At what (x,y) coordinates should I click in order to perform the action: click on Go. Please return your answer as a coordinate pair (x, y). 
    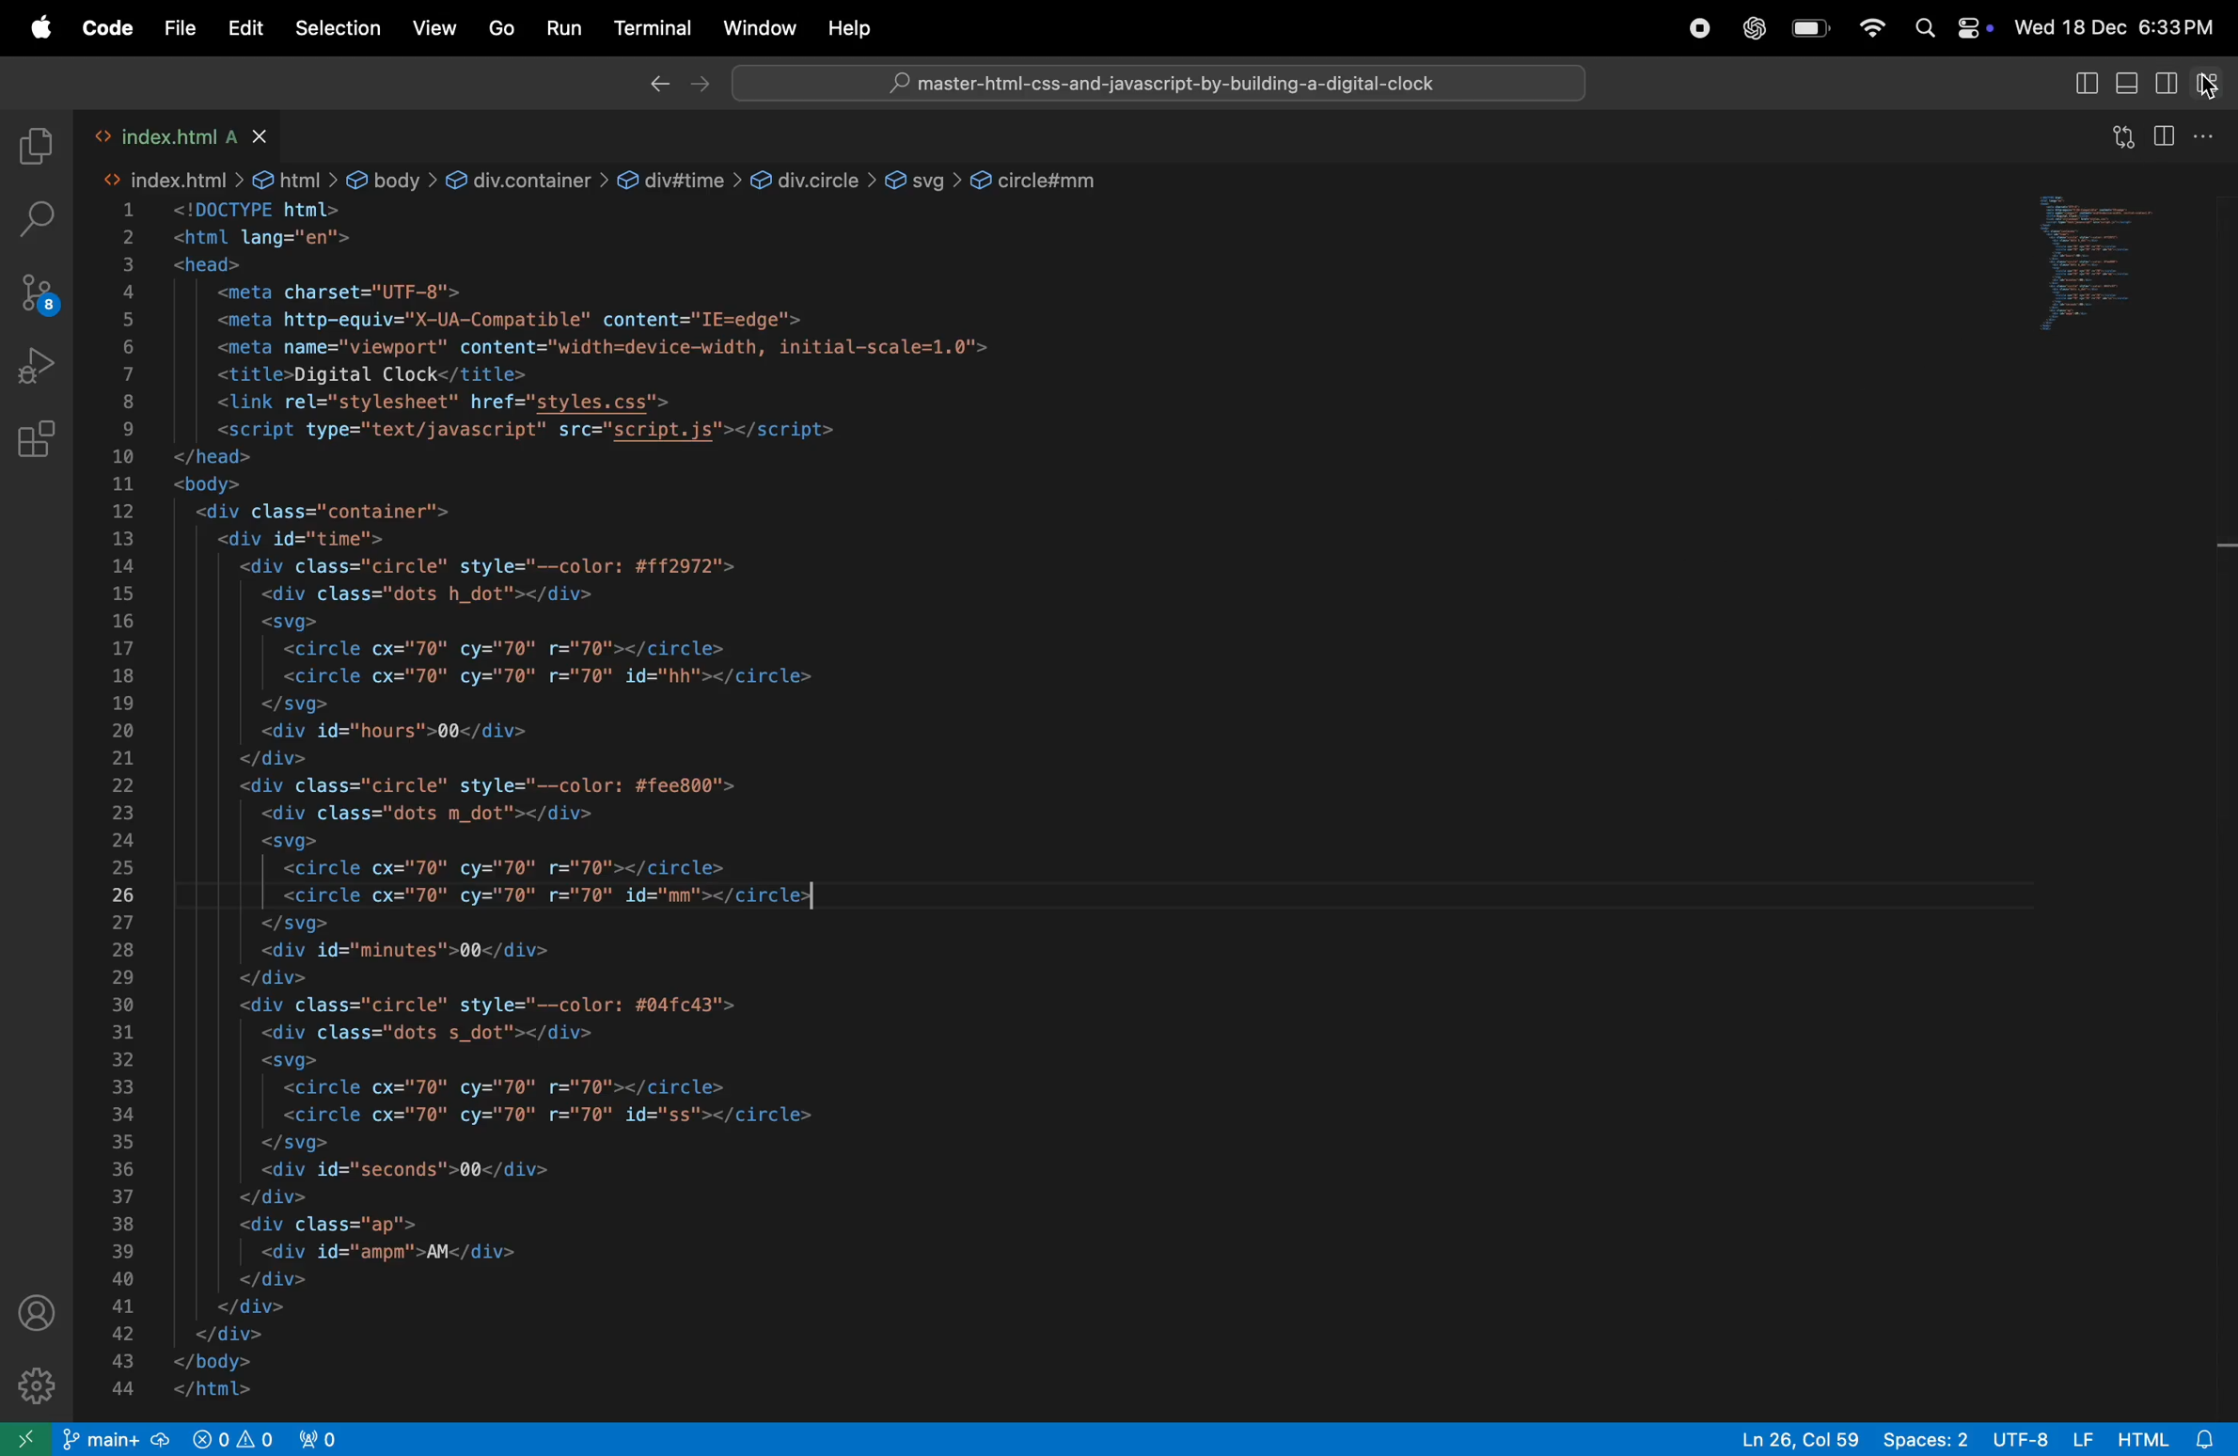
    Looking at the image, I should click on (500, 30).